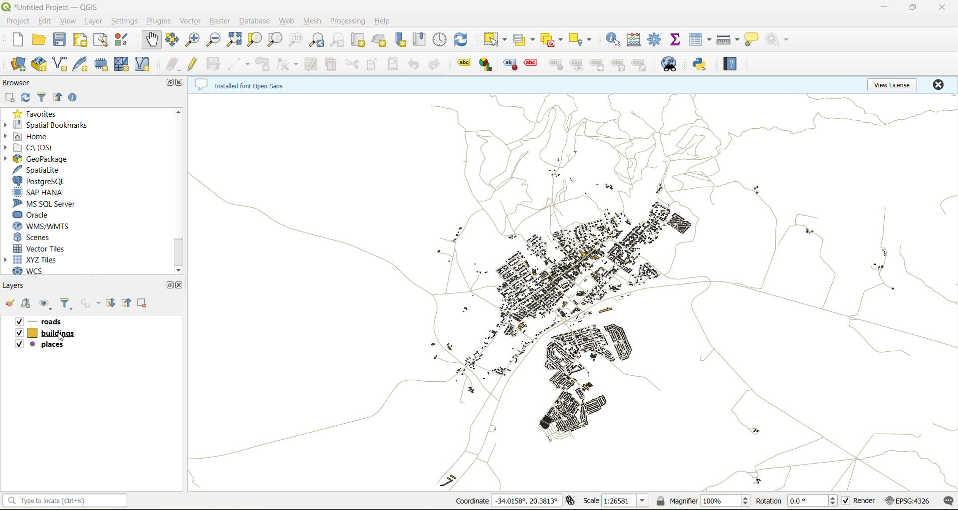 Image resolution: width=958 pixels, height=510 pixels. Describe the element at coordinates (142, 63) in the screenshot. I see `virtual layer` at that location.